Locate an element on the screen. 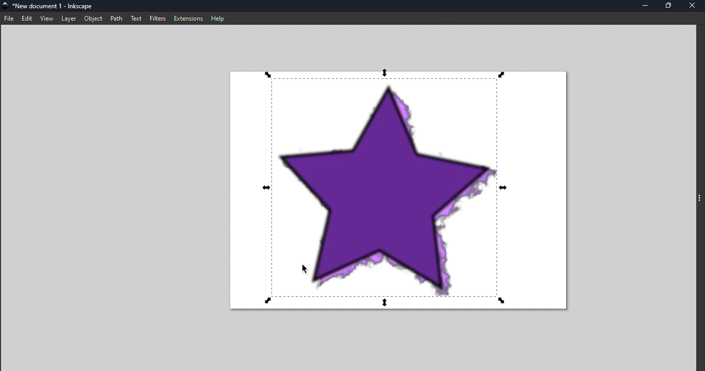 This screenshot has width=705, height=371. Maximize is located at coordinates (669, 6).